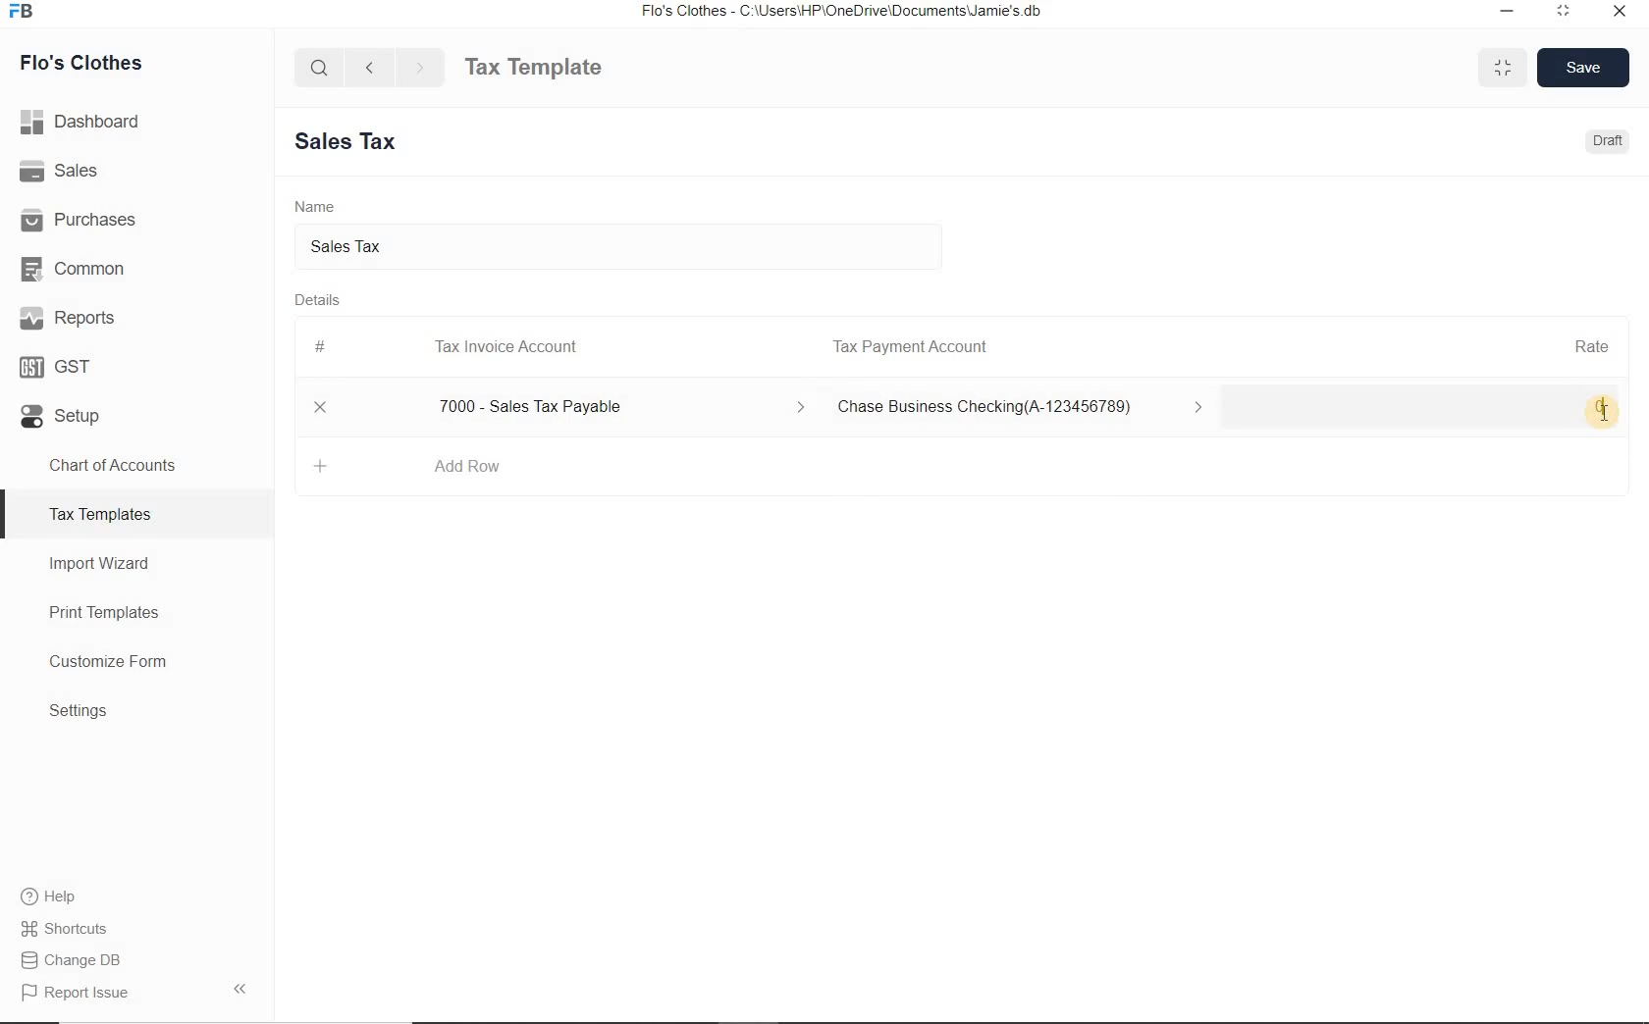  I want to click on Draft, so click(1610, 140).